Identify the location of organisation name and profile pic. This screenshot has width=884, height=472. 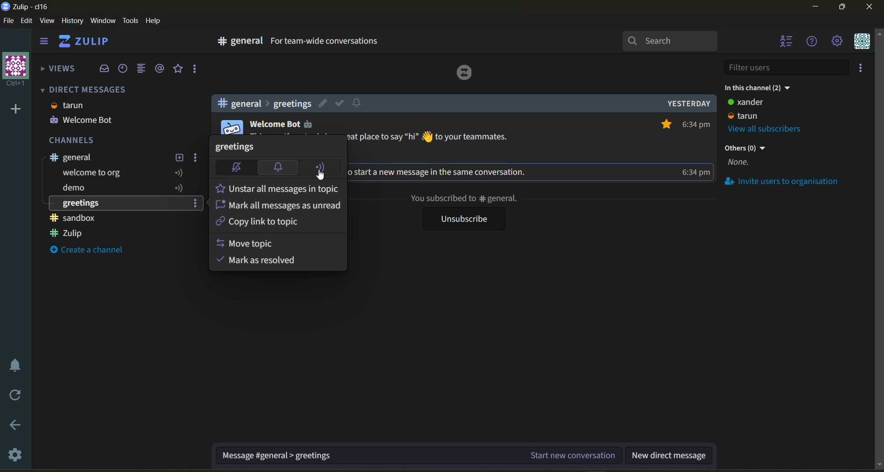
(14, 69).